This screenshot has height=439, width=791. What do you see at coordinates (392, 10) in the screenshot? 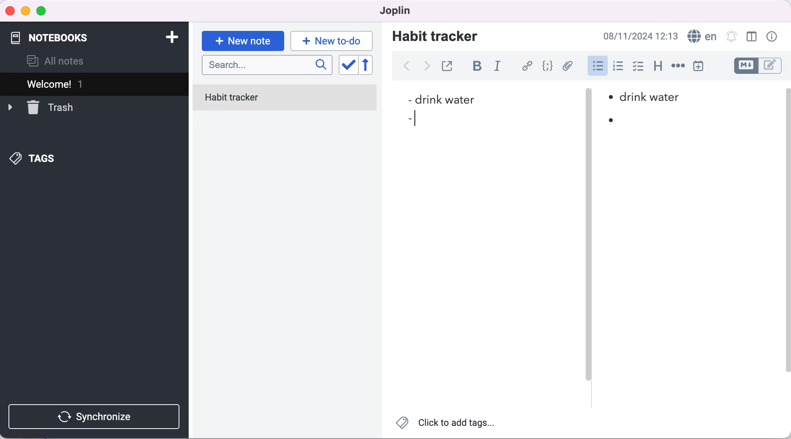
I see `joplin` at bounding box center [392, 10].